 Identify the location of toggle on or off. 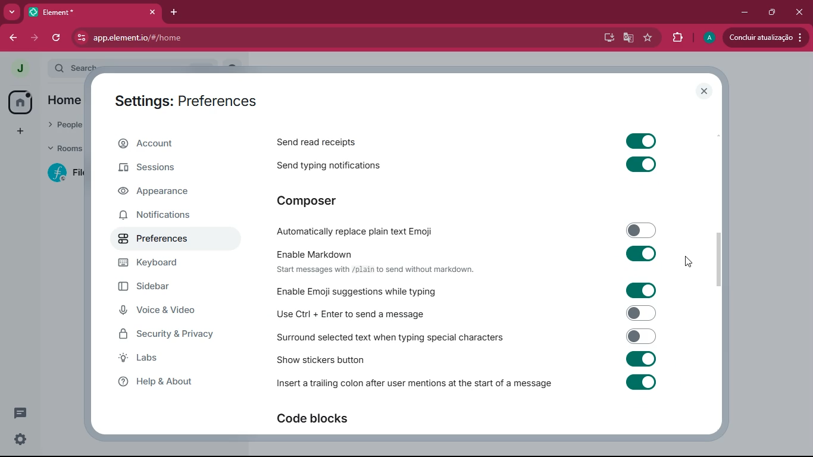
(637, 252).